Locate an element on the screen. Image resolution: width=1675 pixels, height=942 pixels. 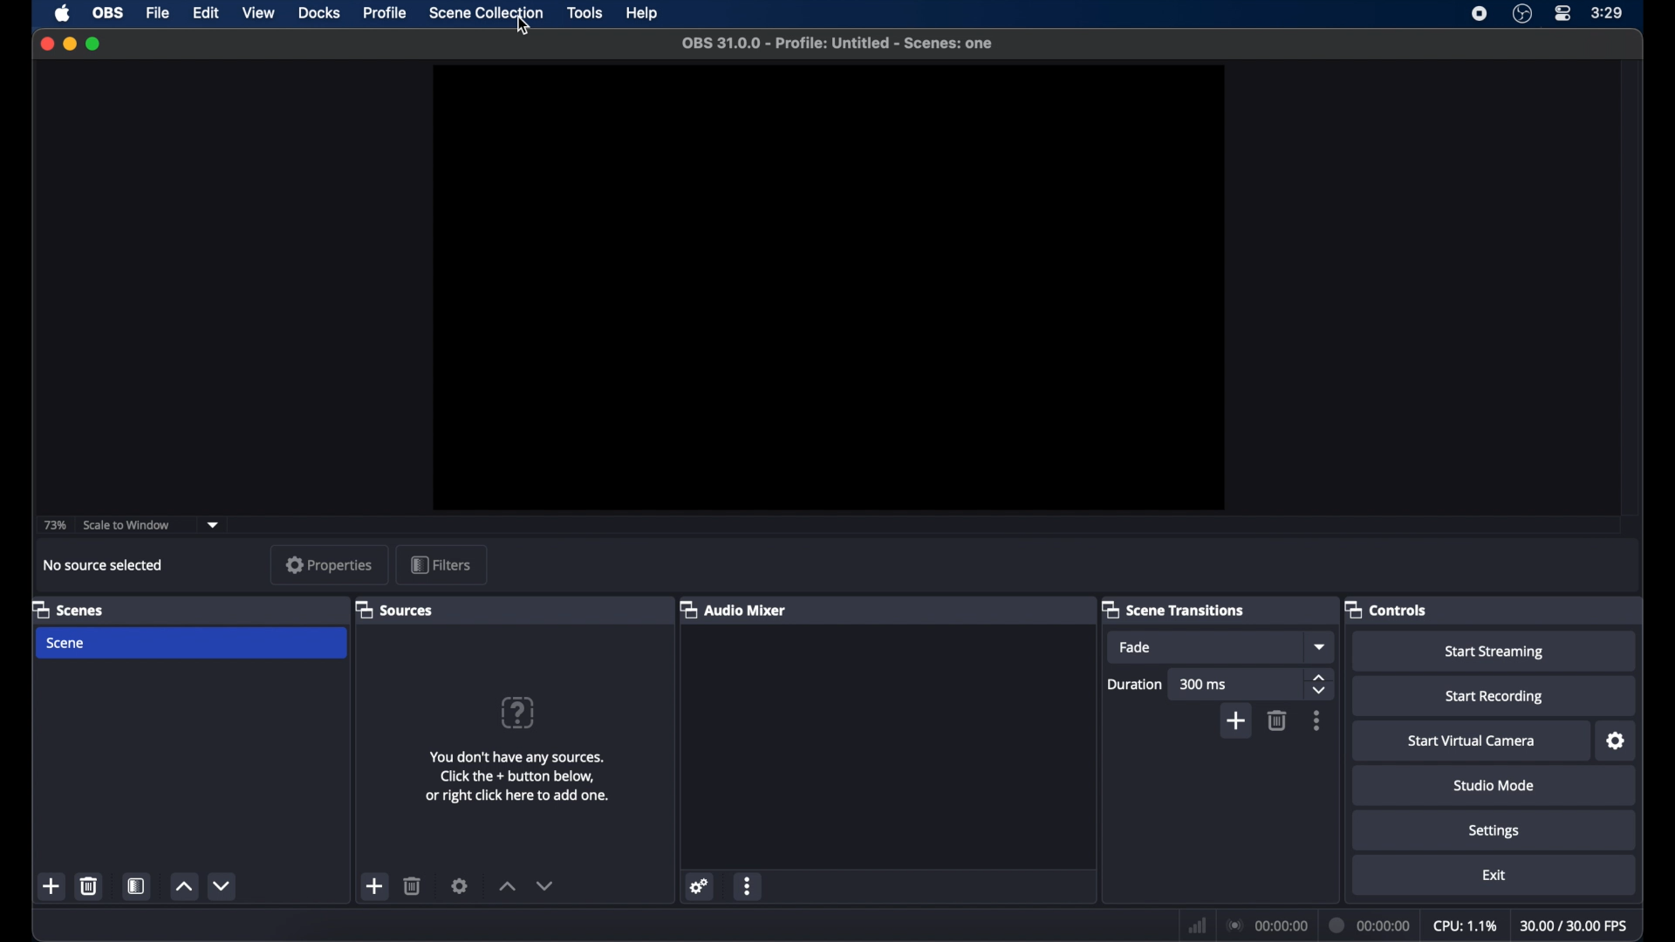
settings is located at coordinates (697, 885).